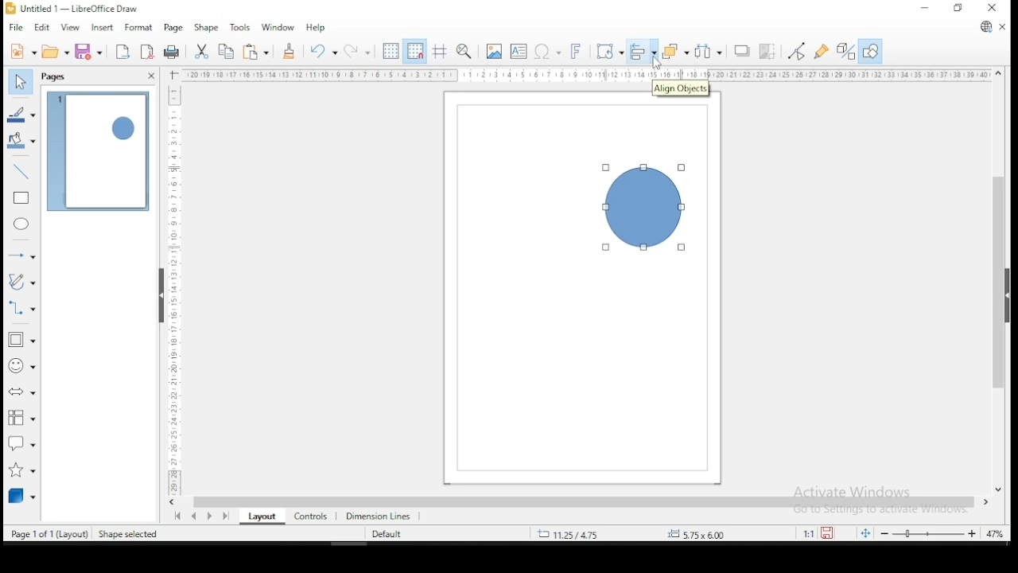 This screenshot has width=1018, height=573. Describe the element at coordinates (20, 306) in the screenshot. I see `connectors` at that location.